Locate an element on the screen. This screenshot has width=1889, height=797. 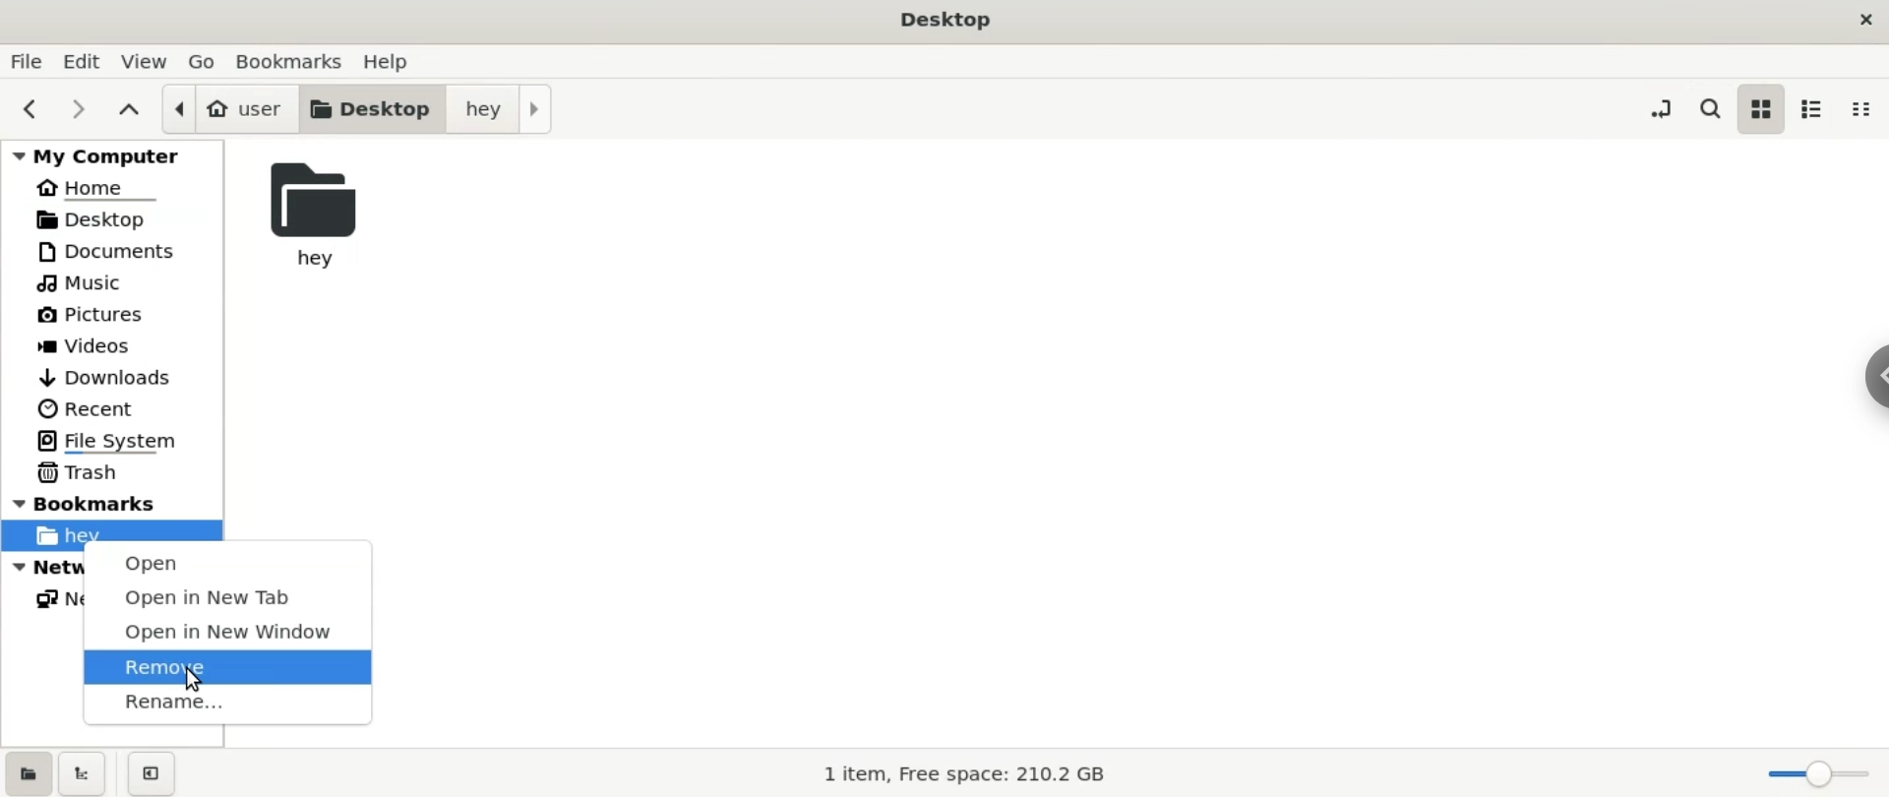
bookmarks is located at coordinates (290, 63).